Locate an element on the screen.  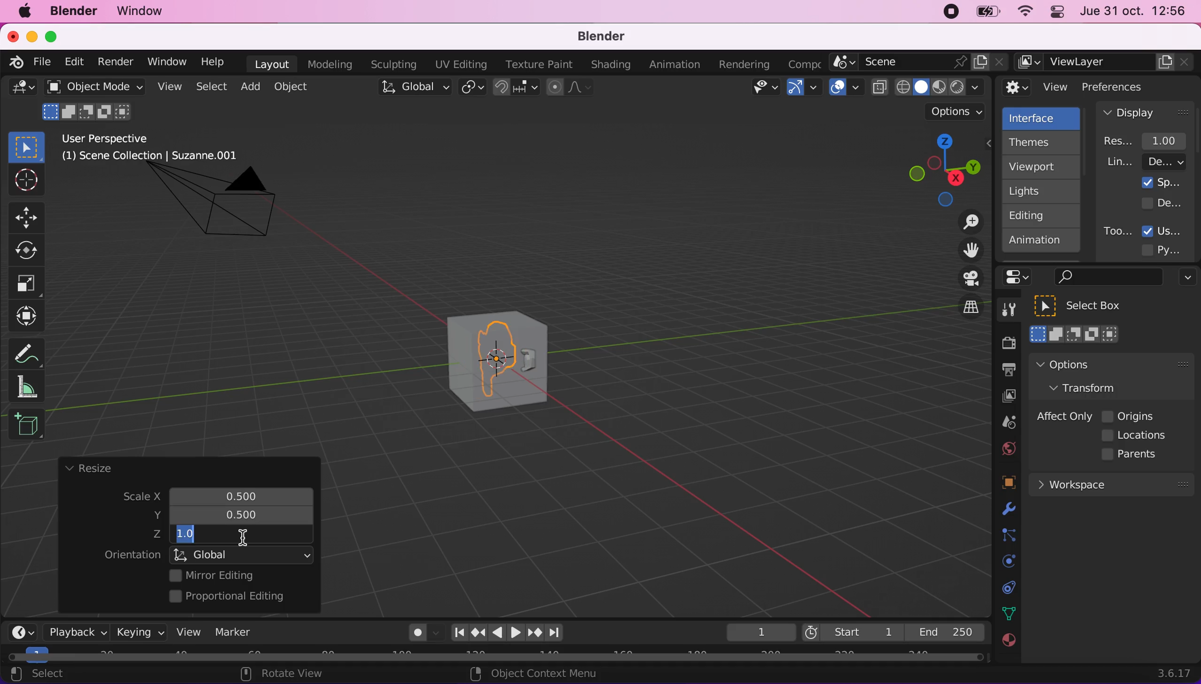
options is located at coordinates (957, 112).